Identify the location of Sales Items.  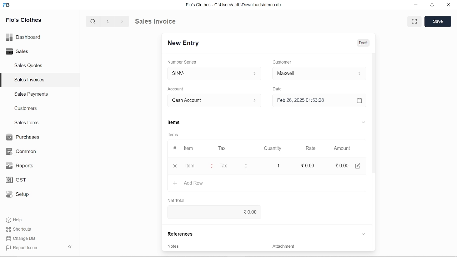
(26, 124).